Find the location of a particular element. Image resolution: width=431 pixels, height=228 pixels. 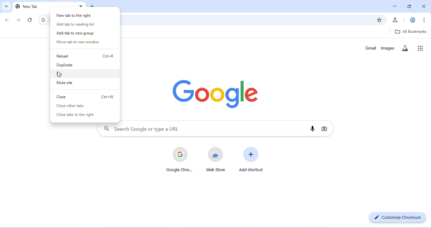

go back is located at coordinates (7, 20).